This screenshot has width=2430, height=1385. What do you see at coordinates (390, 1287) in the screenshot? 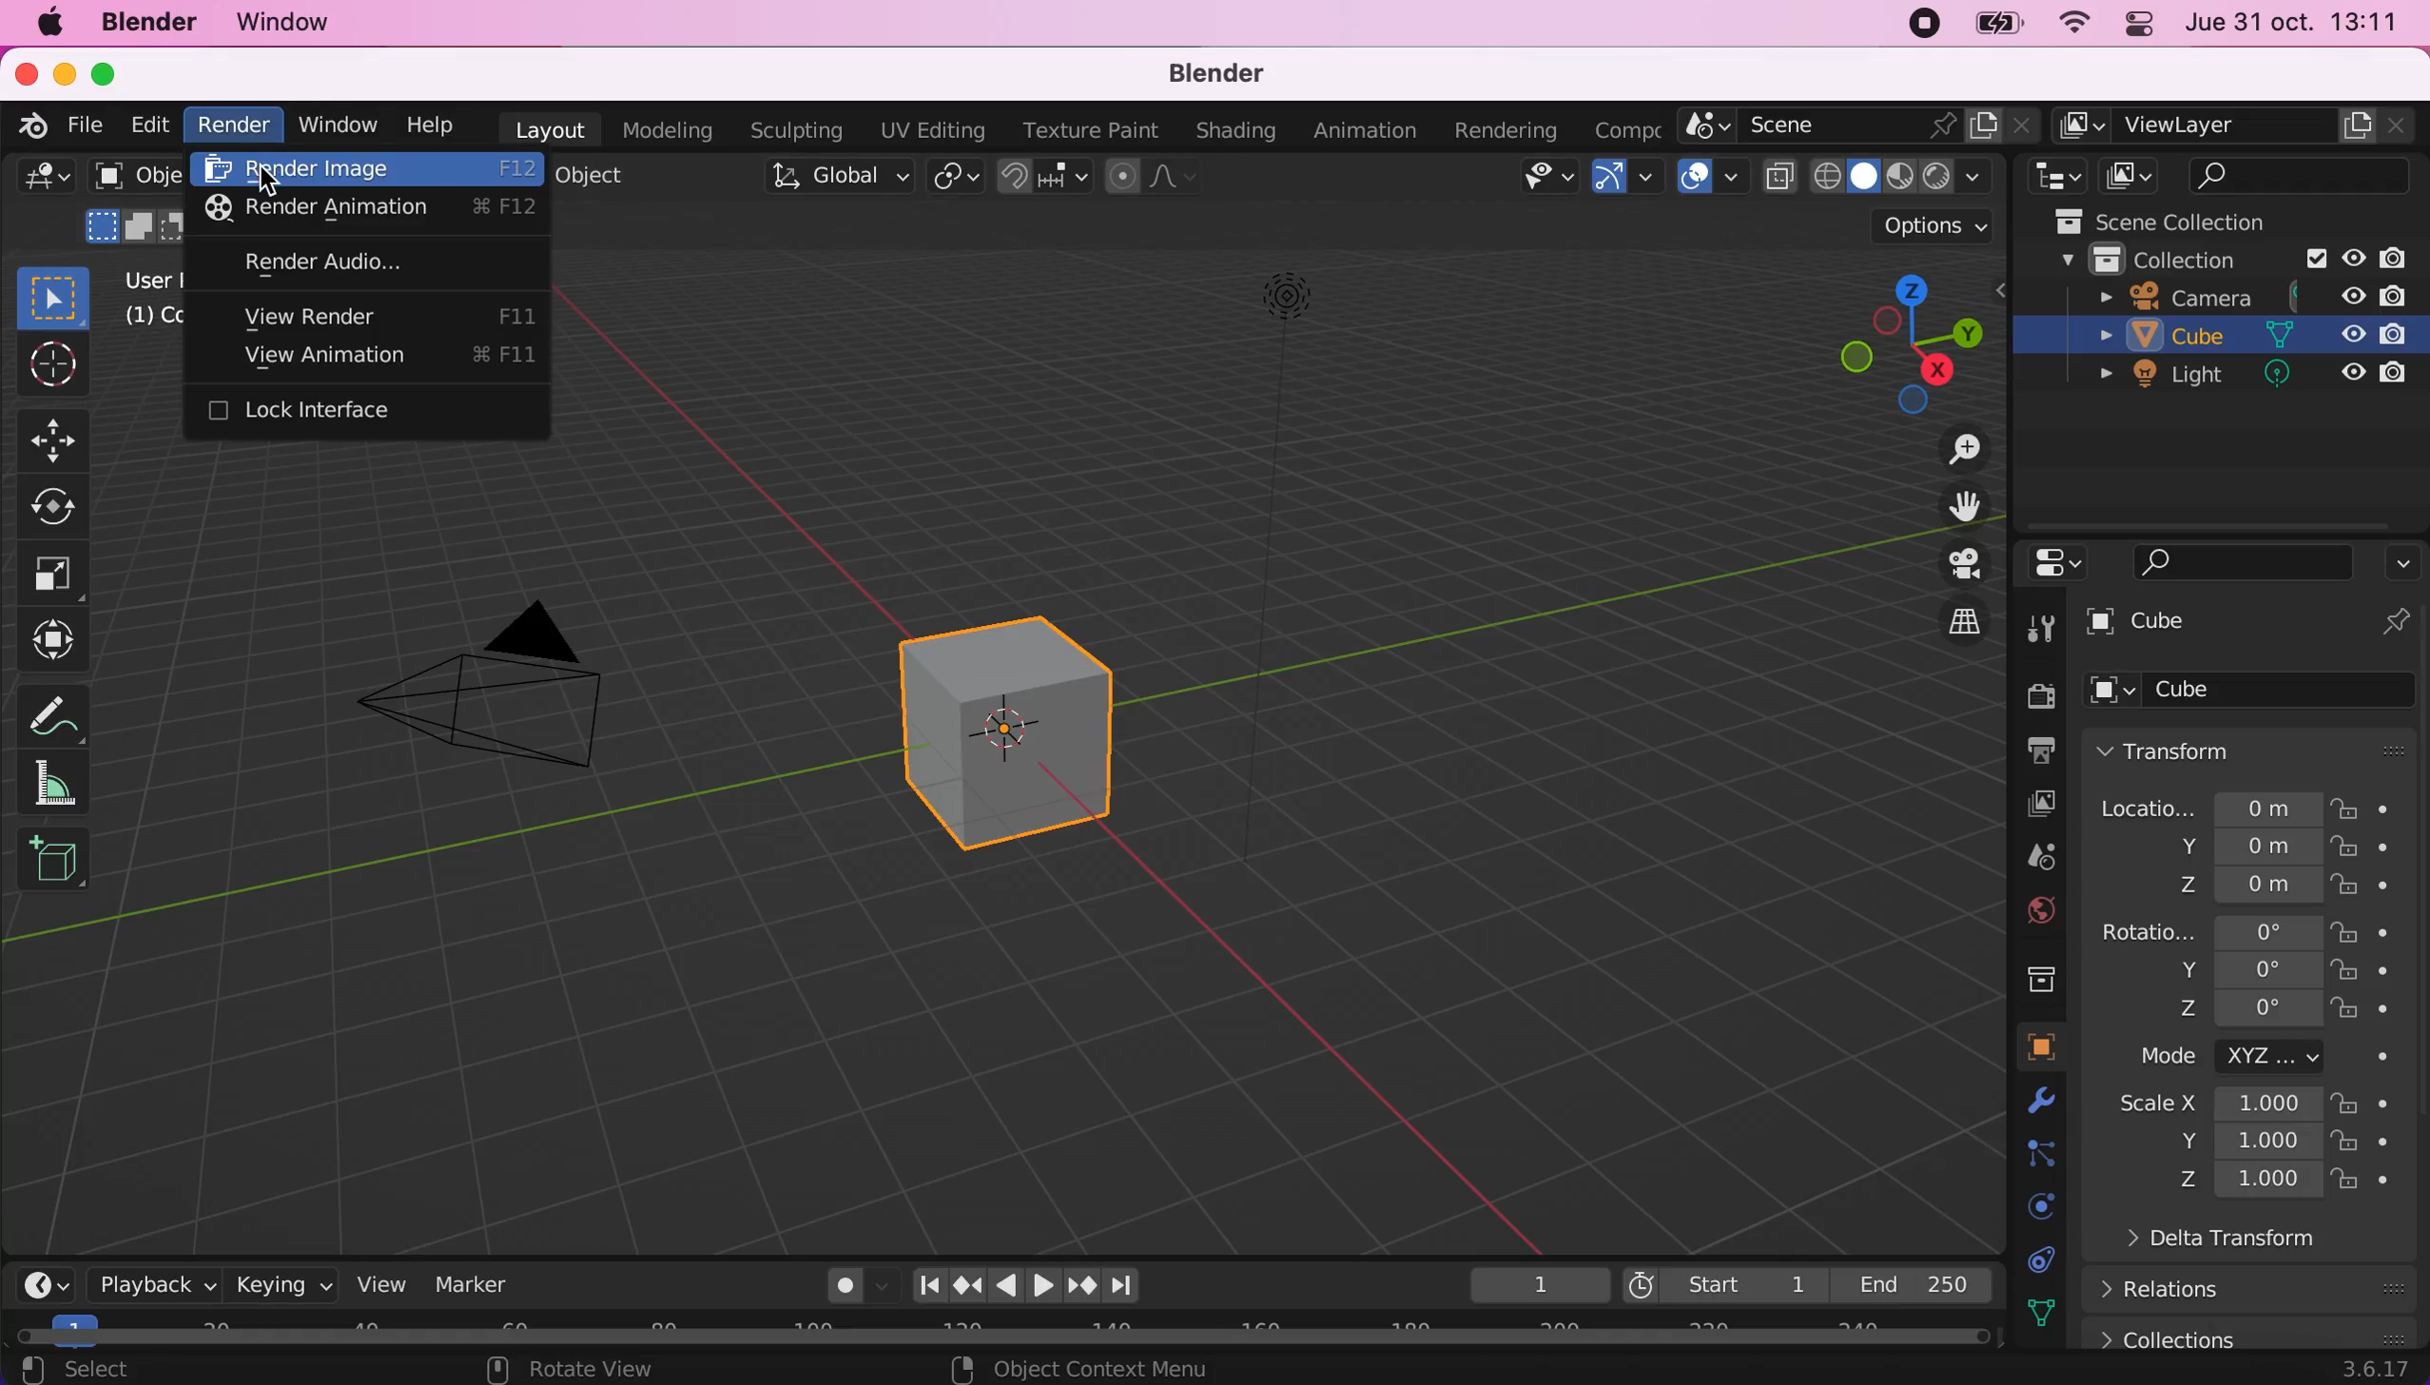
I see `view` at bounding box center [390, 1287].